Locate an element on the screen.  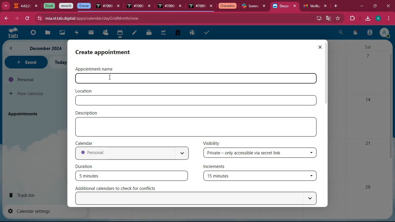
select is located at coordinates (197, 199).